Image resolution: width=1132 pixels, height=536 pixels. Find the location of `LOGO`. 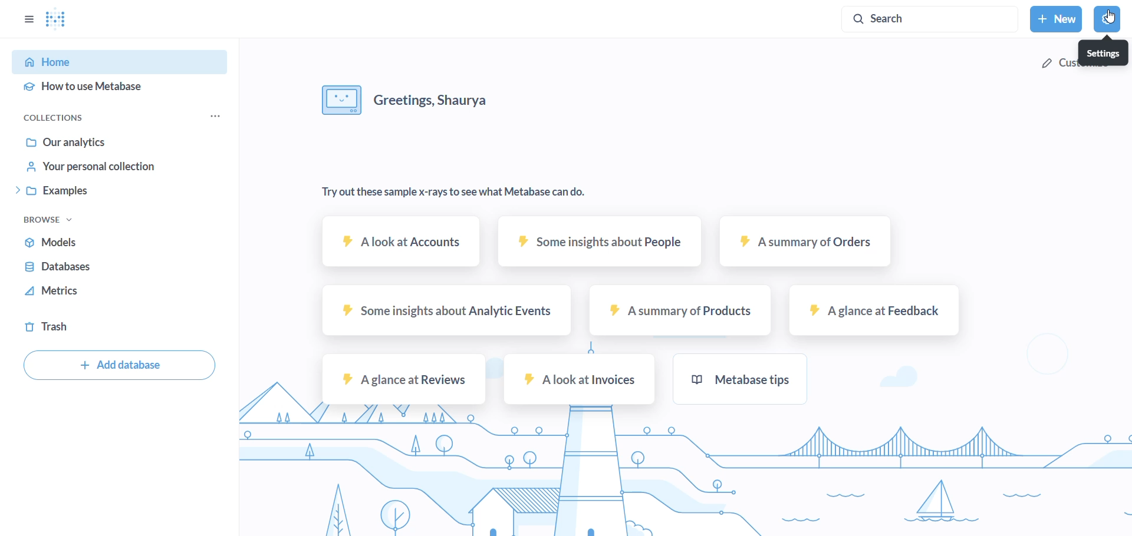

LOGO is located at coordinates (65, 21).